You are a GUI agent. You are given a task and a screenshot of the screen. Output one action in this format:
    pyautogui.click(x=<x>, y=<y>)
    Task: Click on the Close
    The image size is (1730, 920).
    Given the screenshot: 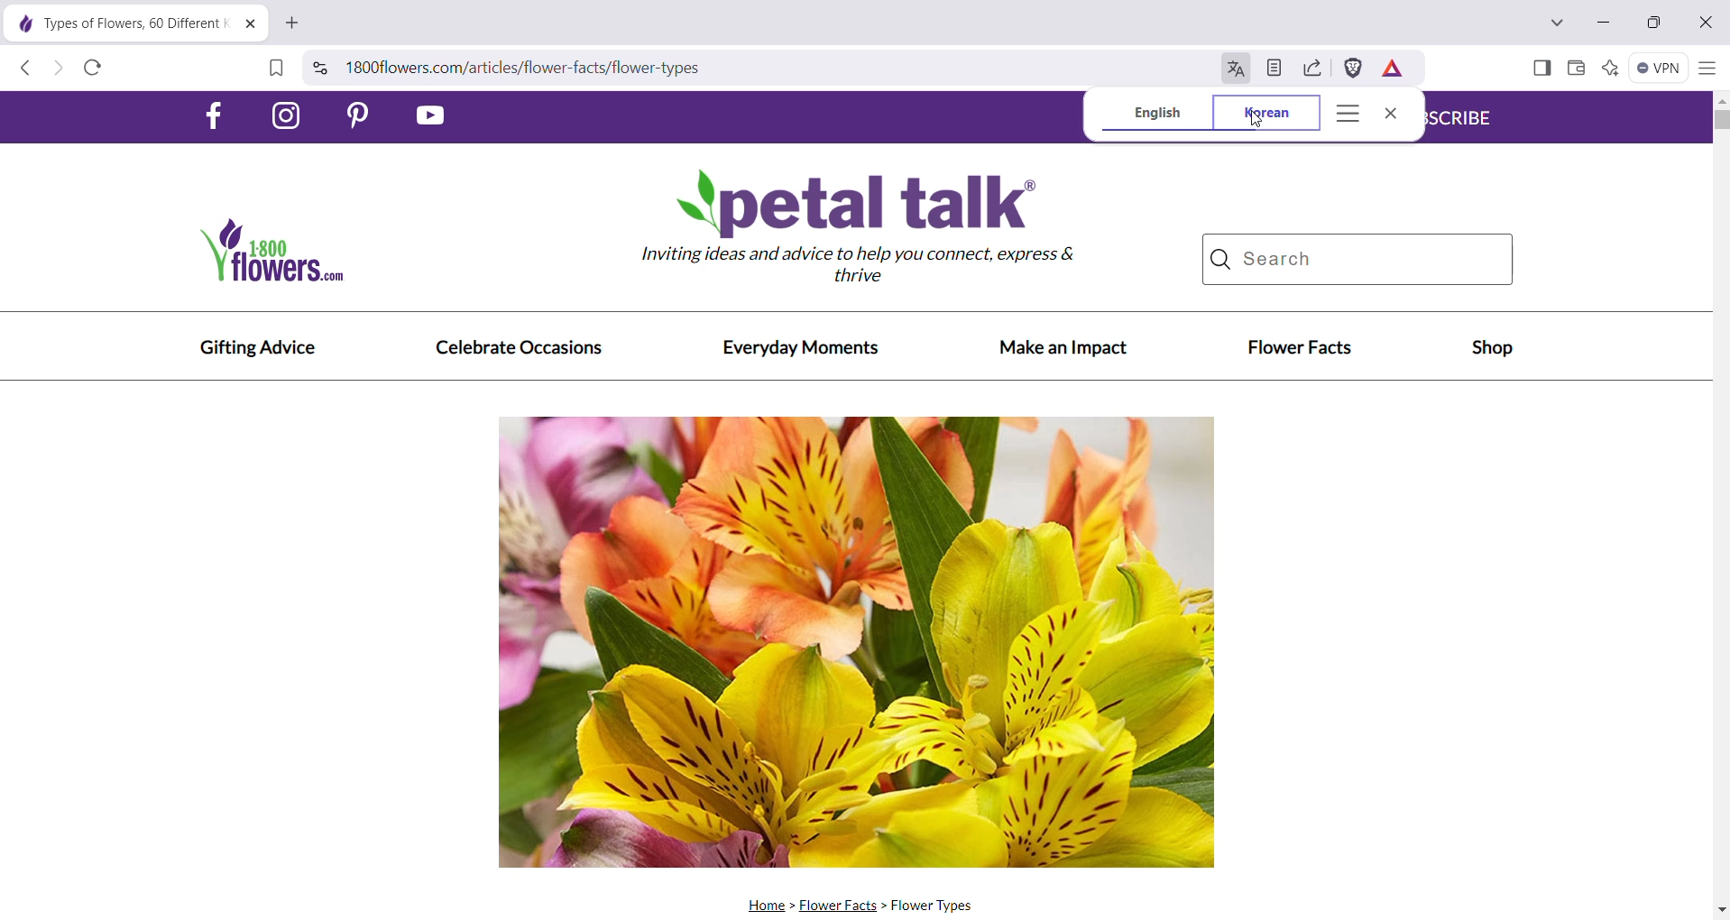 What is the action you would take?
    pyautogui.click(x=1708, y=23)
    